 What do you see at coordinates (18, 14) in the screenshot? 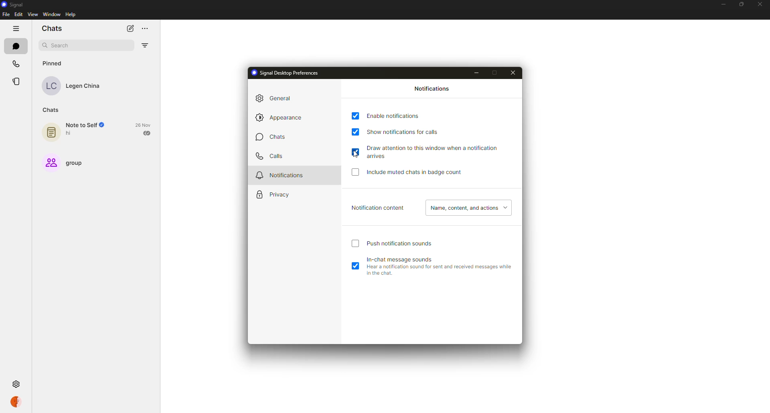
I see `edit` at bounding box center [18, 14].